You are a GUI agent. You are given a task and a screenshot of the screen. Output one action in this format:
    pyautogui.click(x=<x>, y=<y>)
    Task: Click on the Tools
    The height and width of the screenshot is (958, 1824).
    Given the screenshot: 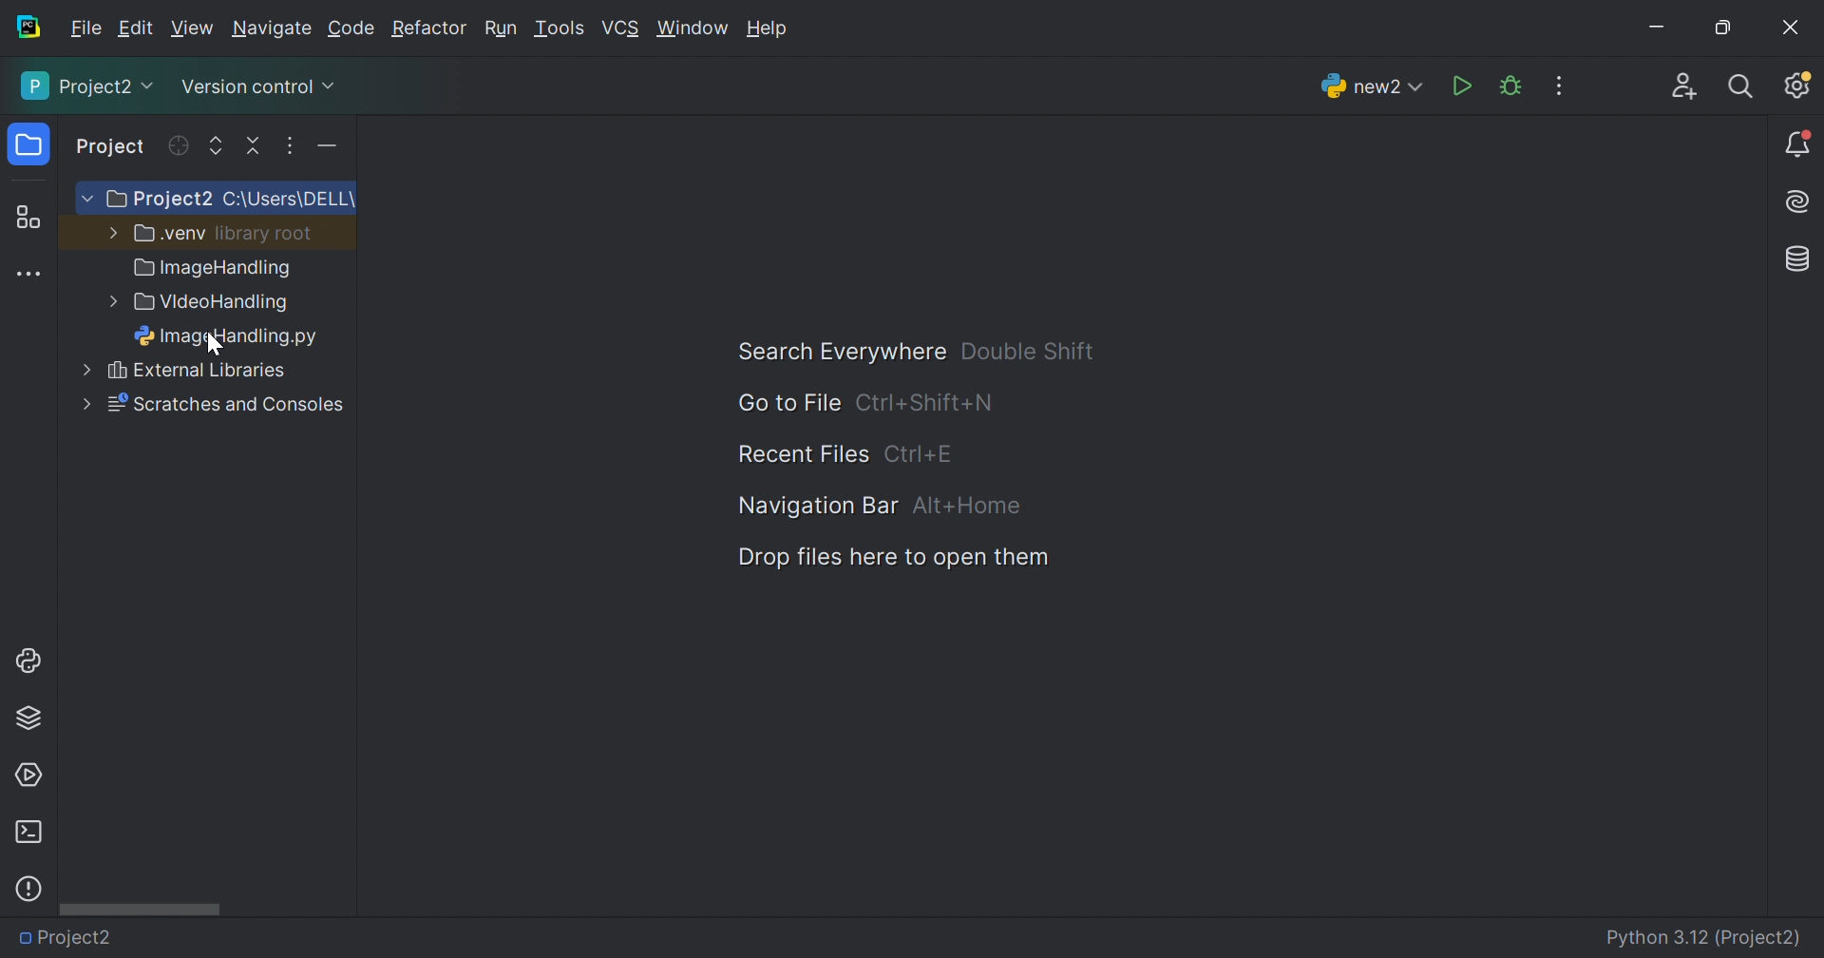 What is the action you would take?
    pyautogui.click(x=558, y=29)
    